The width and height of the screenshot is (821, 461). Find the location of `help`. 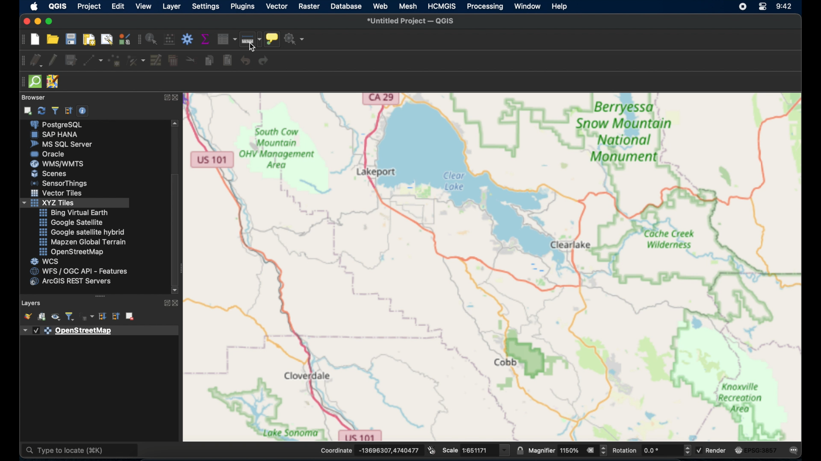

help is located at coordinates (560, 7).